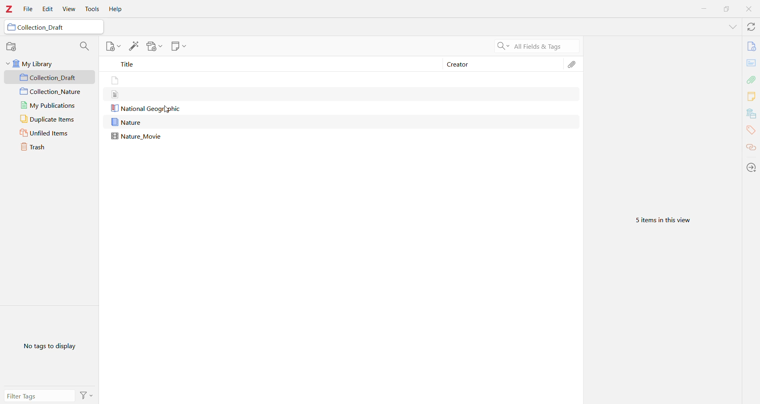  I want to click on Abstract, so click(751, 63).